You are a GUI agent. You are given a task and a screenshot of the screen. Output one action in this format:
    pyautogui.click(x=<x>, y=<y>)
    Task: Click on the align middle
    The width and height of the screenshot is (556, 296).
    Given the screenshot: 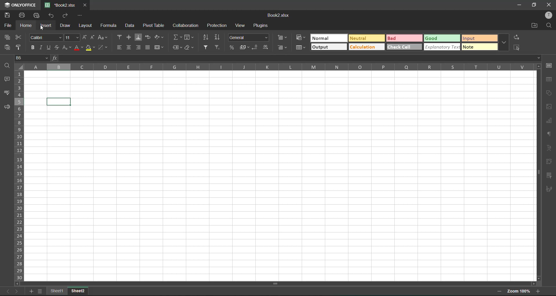 What is the action you would take?
    pyautogui.click(x=129, y=47)
    